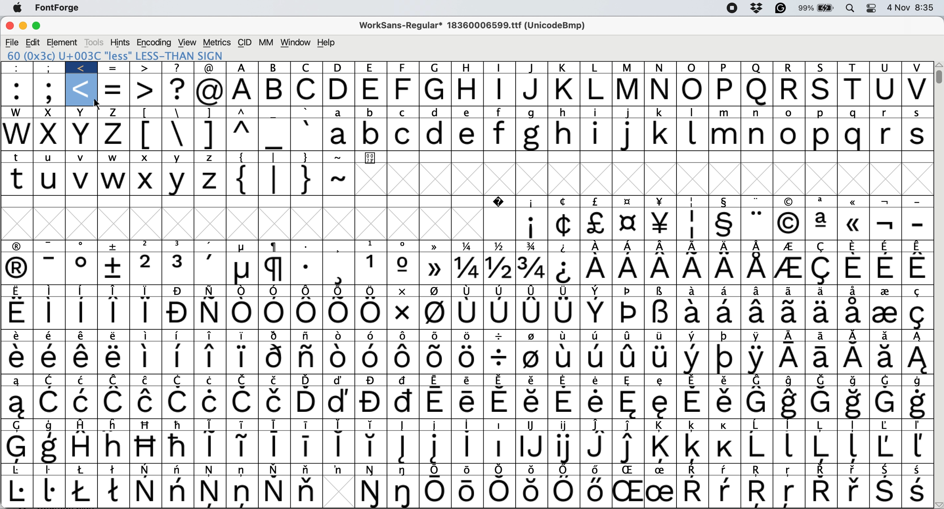  Describe the element at coordinates (341, 424) in the screenshot. I see `Symbol` at that location.